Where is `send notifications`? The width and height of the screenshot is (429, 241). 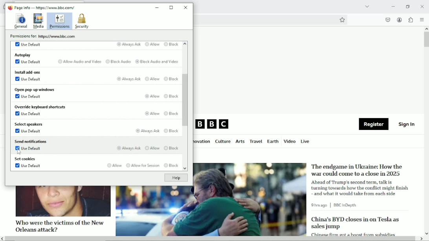 send notifications is located at coordinates (30, 141).